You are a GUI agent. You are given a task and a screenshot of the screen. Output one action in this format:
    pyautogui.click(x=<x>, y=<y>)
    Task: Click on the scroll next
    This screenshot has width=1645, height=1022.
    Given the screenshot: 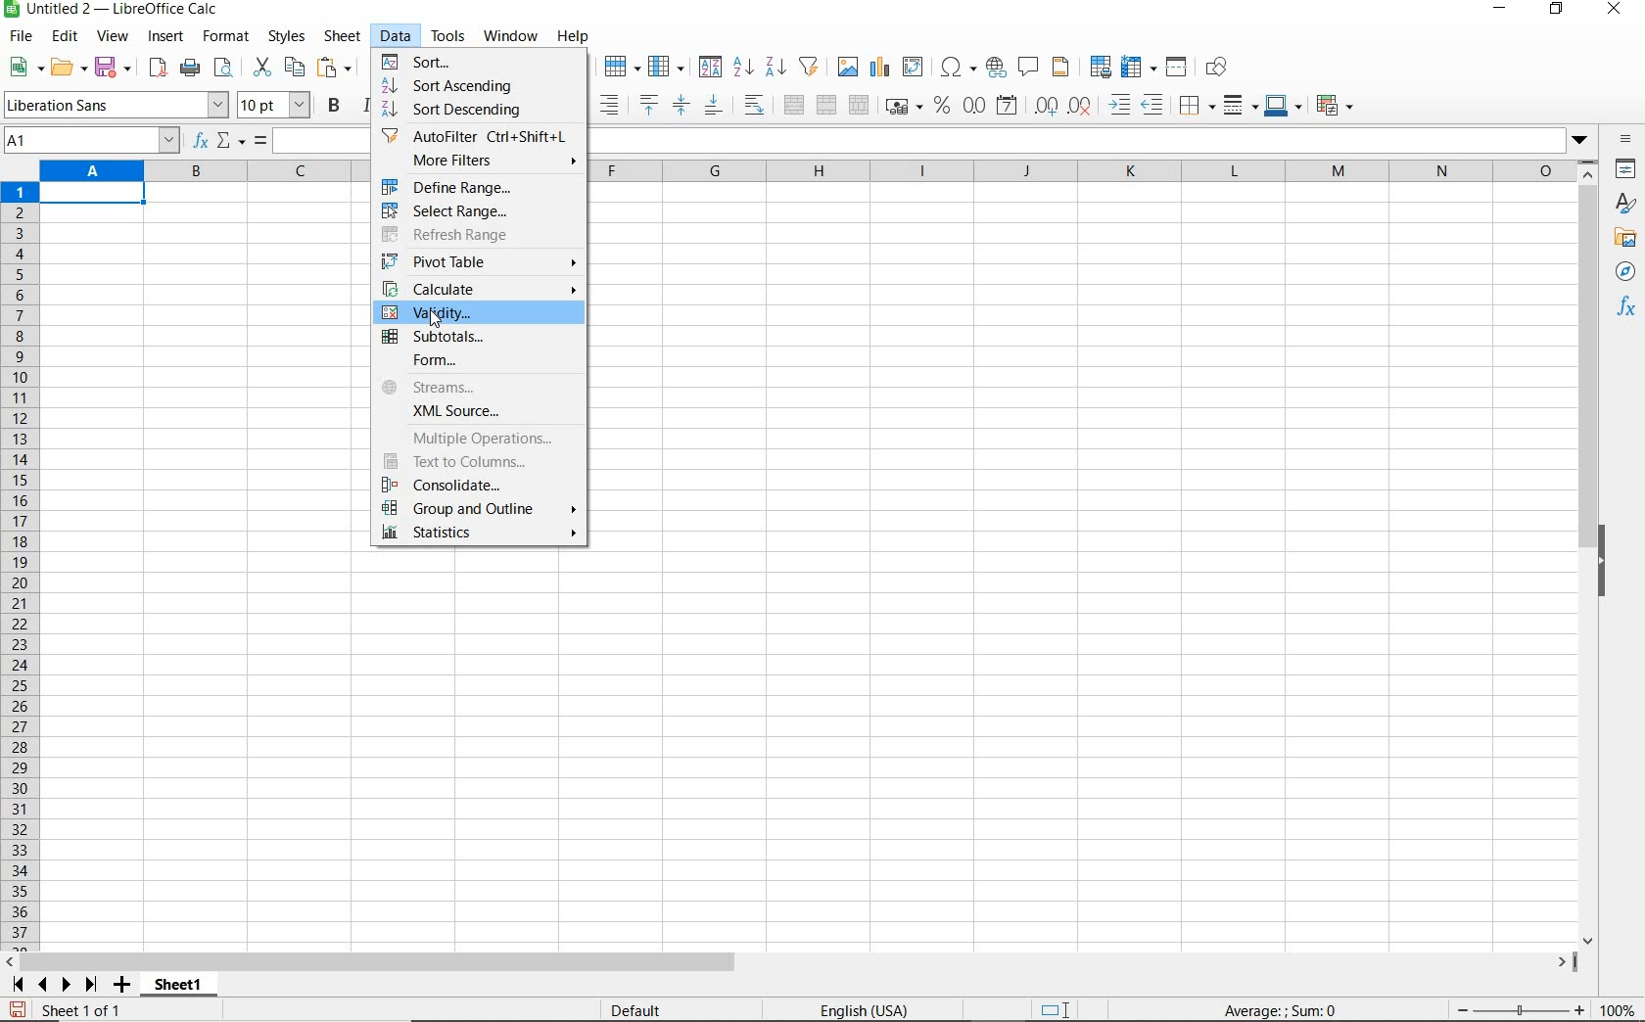 What is the action you would take?
    pyautogui.click(x=50, y=985)
    